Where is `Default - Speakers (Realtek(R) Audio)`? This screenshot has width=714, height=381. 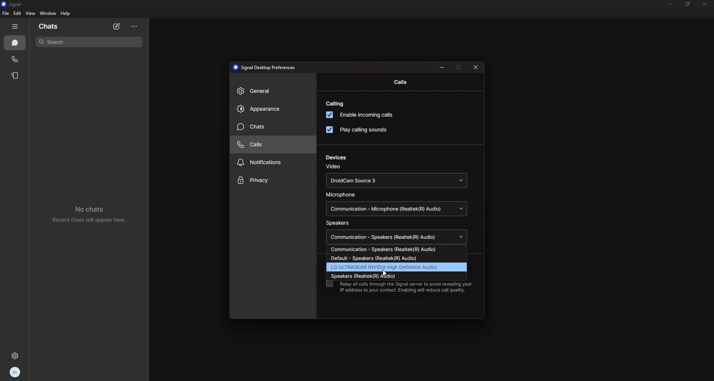 Default - Speakers (Realtek(R) Audio) is located at coordinates (380, 258).